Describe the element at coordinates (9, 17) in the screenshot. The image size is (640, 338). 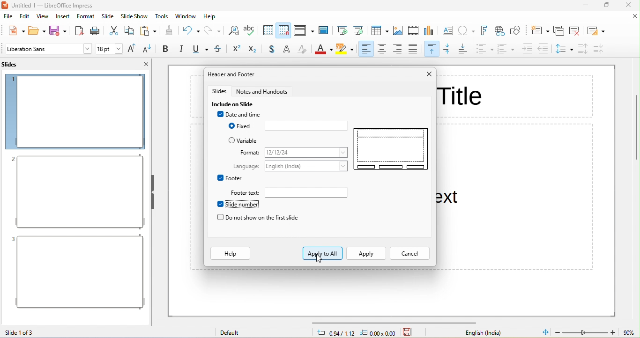
I see `file` at that location.